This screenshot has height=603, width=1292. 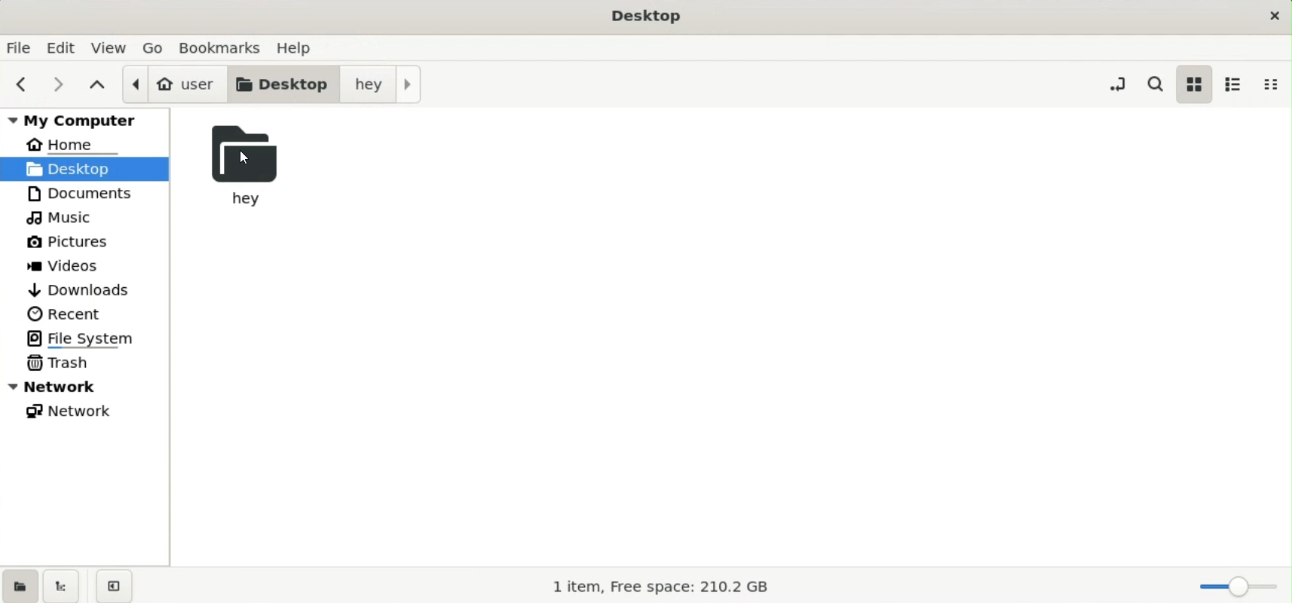 I want to click on help, so click(x=299, y=44).